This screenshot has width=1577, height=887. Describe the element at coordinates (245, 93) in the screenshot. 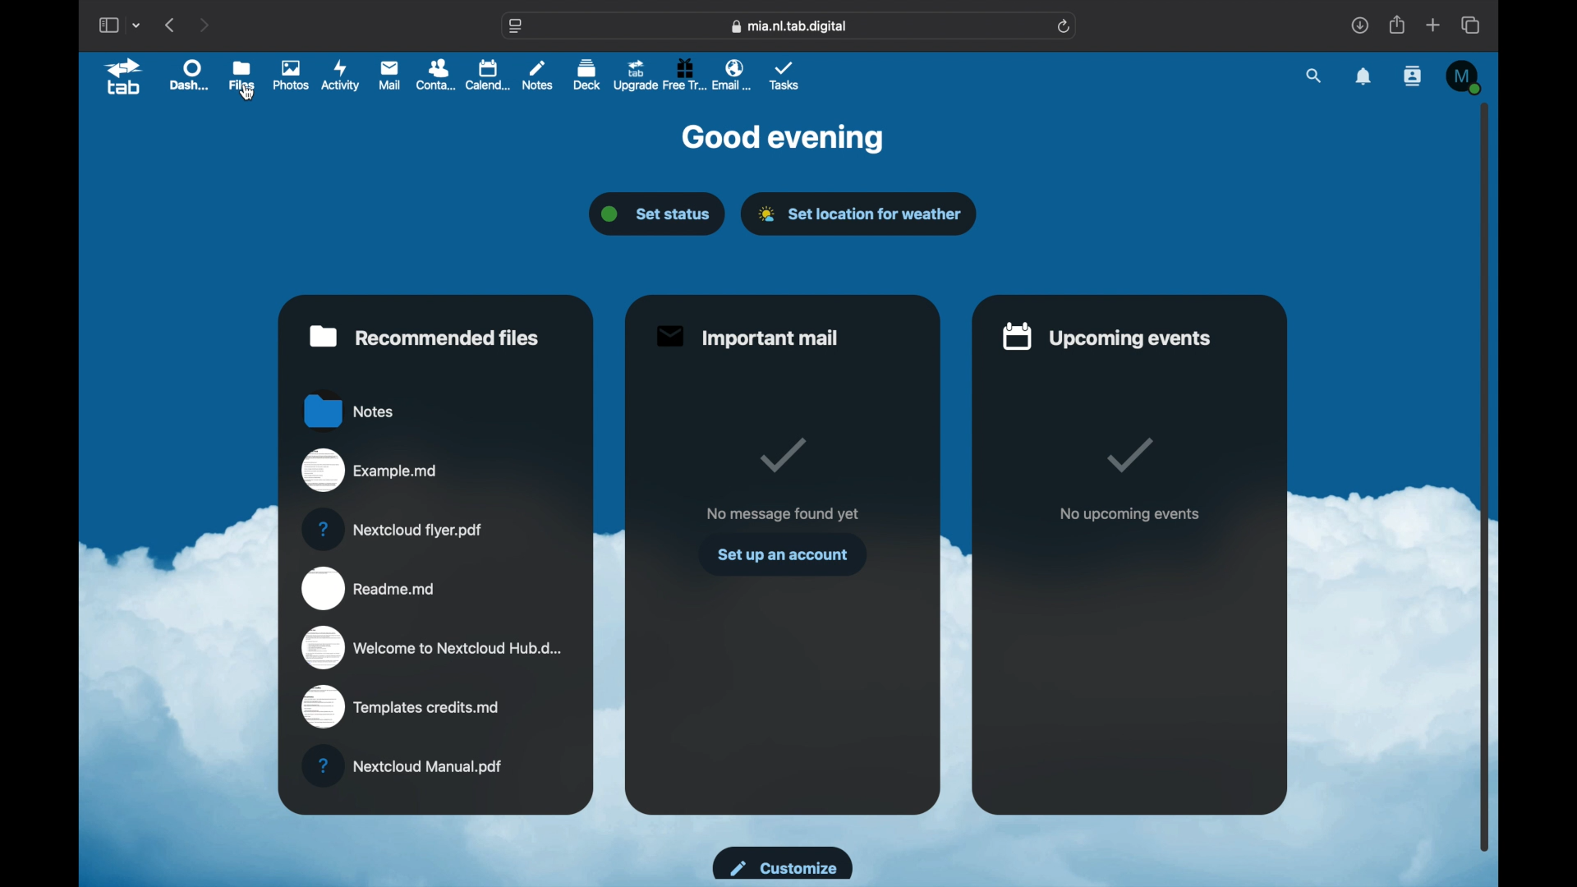

I see `cursor` at that location.